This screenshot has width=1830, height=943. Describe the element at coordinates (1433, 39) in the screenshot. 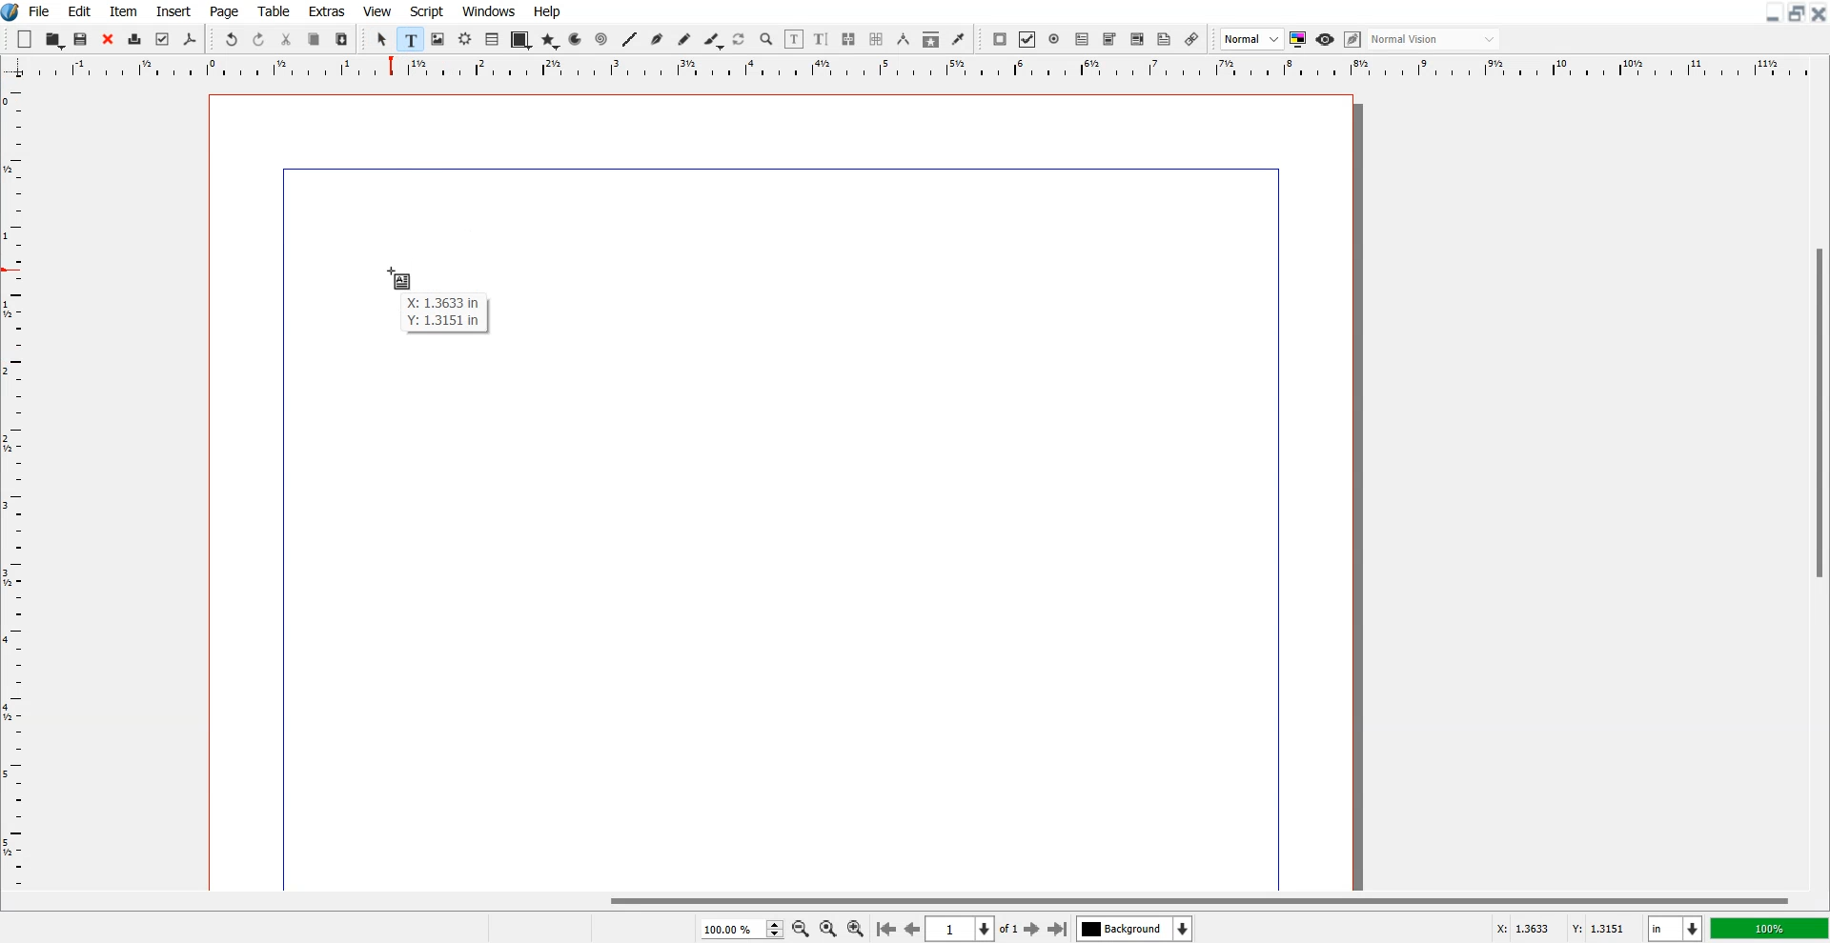

I see `Select the visual appearance` at that location.